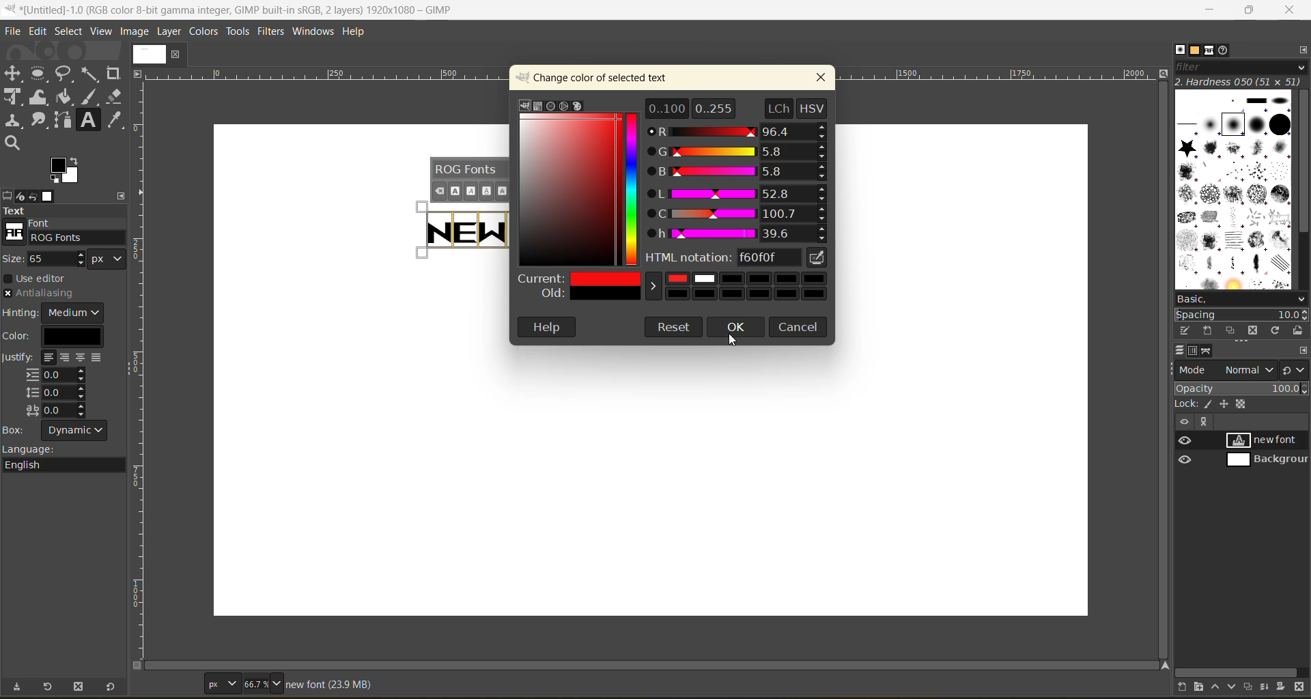 The image size is (1311, 699). Describe the element at coordinates (1265, 460) in the screenshot. I see `background` at that location.